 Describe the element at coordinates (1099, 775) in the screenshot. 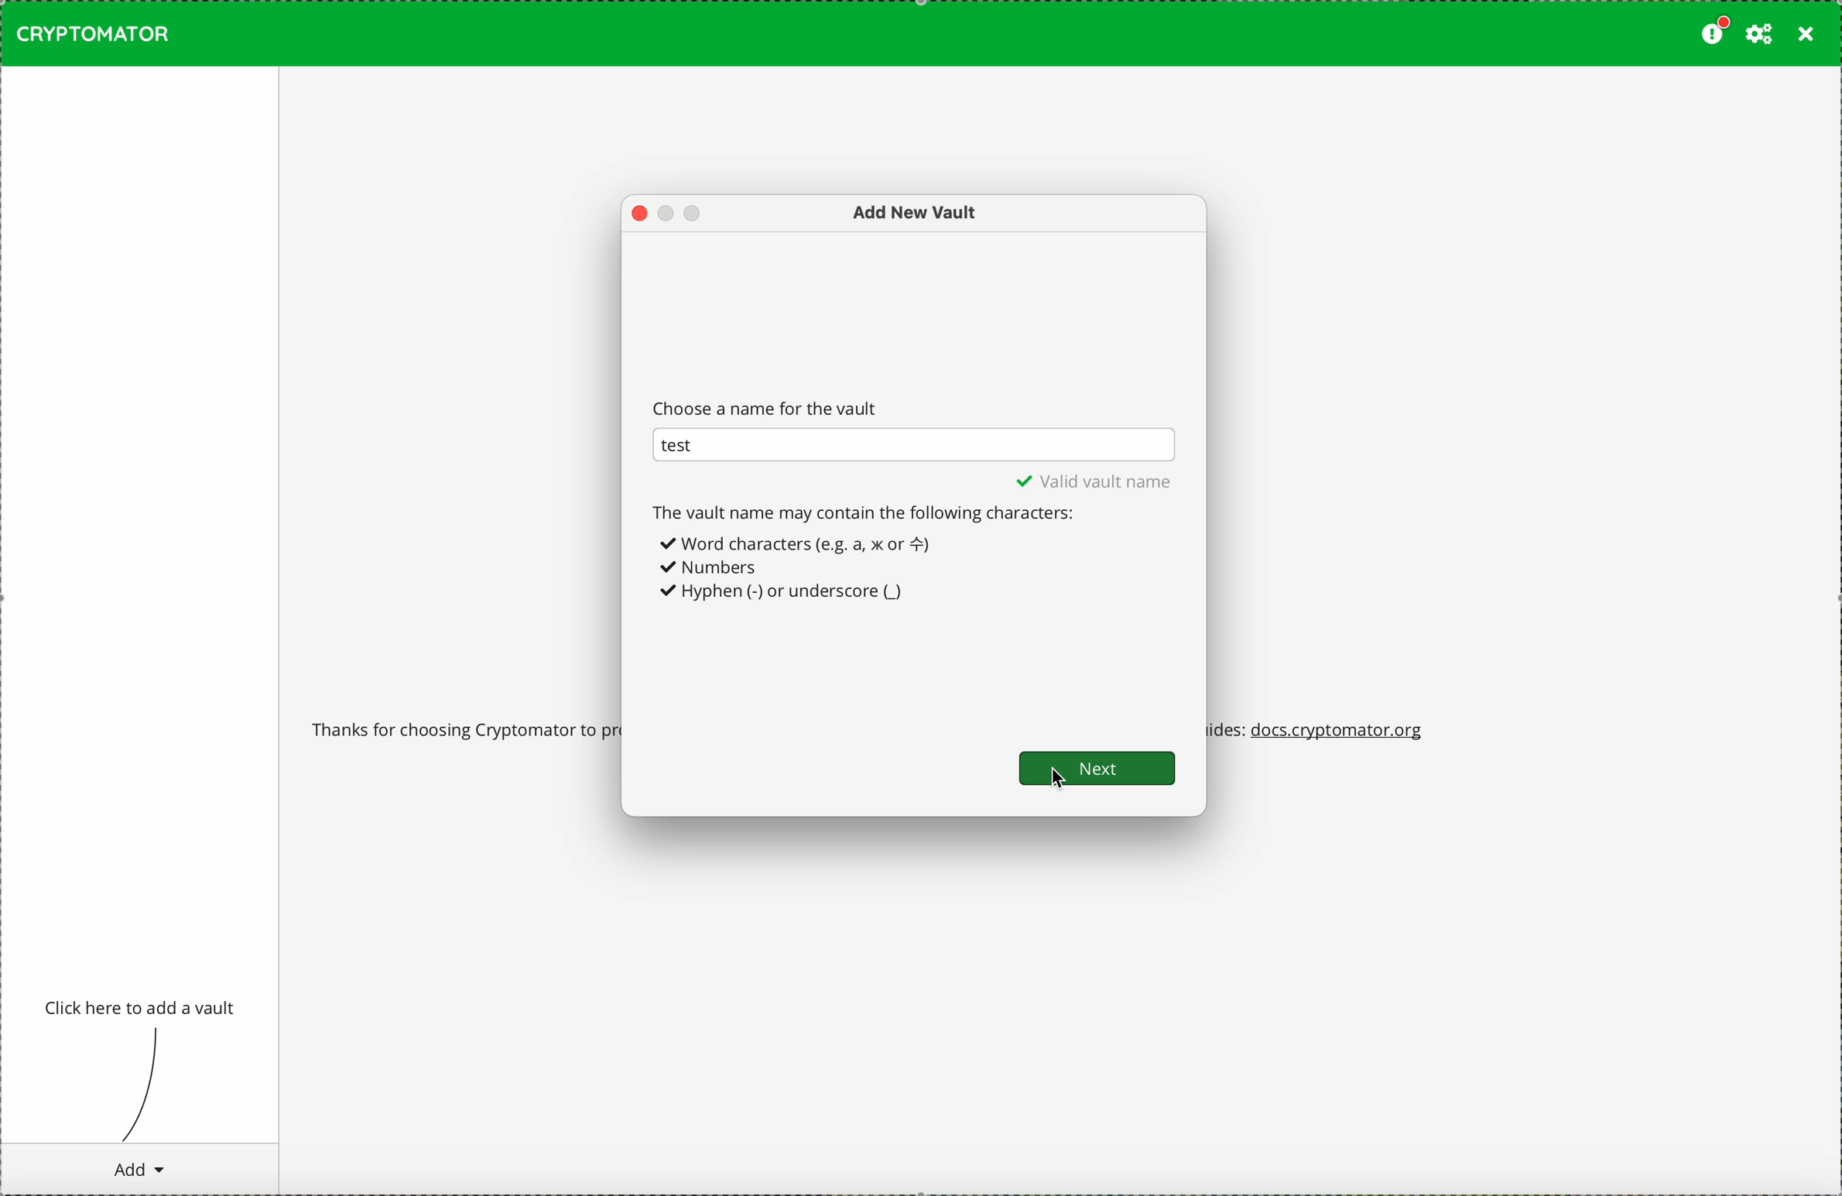

I see `cursor on next button` at that location.